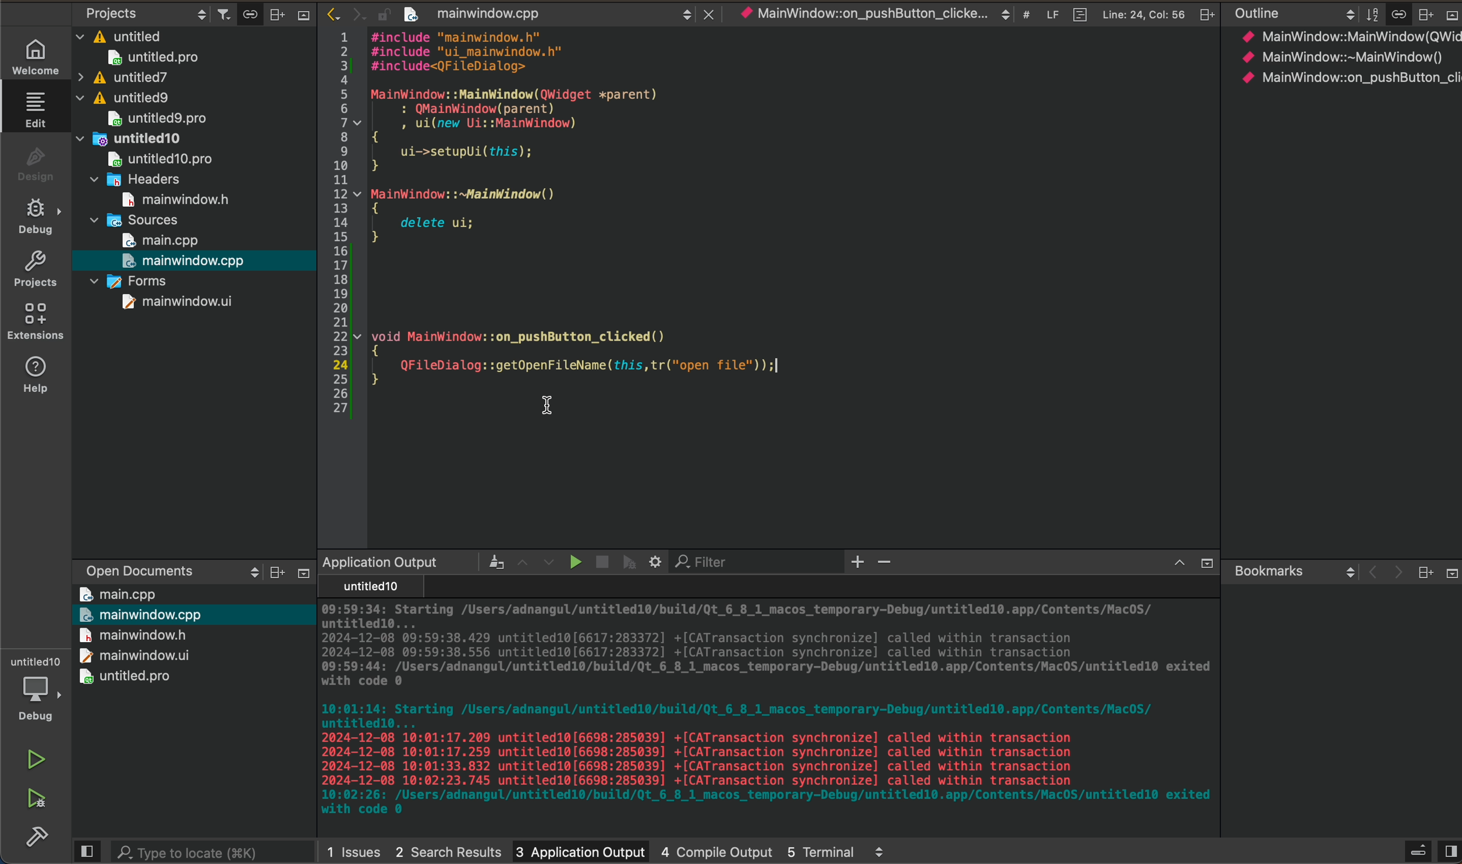  Describe the element at coordinates (178, 302) in the screenshot. I see `mainwindow.ui` at that location.